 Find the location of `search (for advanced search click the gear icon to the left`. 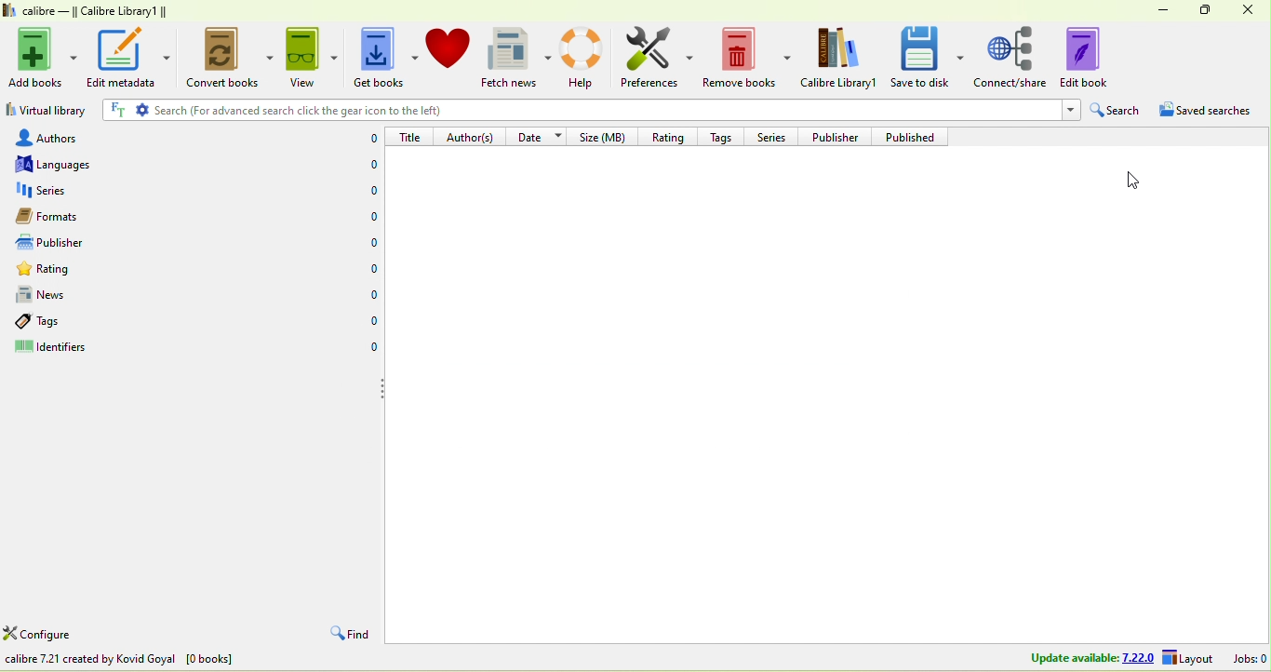

search (for advanced search click the gear icon to the left is located at coordinates (587, 112).